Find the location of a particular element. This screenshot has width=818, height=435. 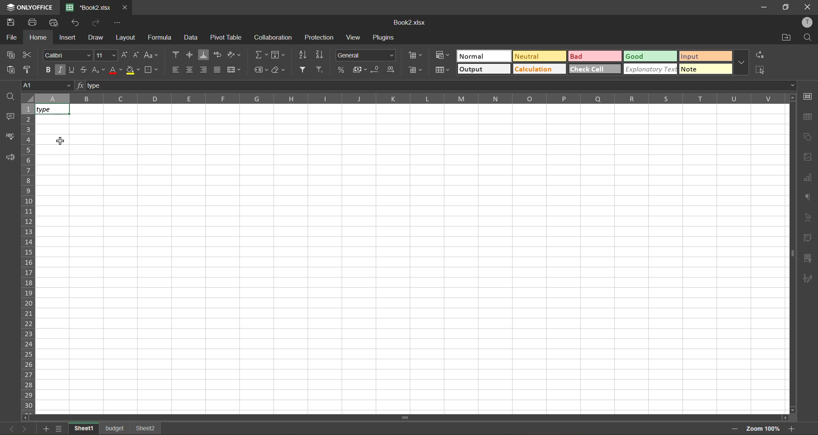

draw is located at coordinates (96, 37).